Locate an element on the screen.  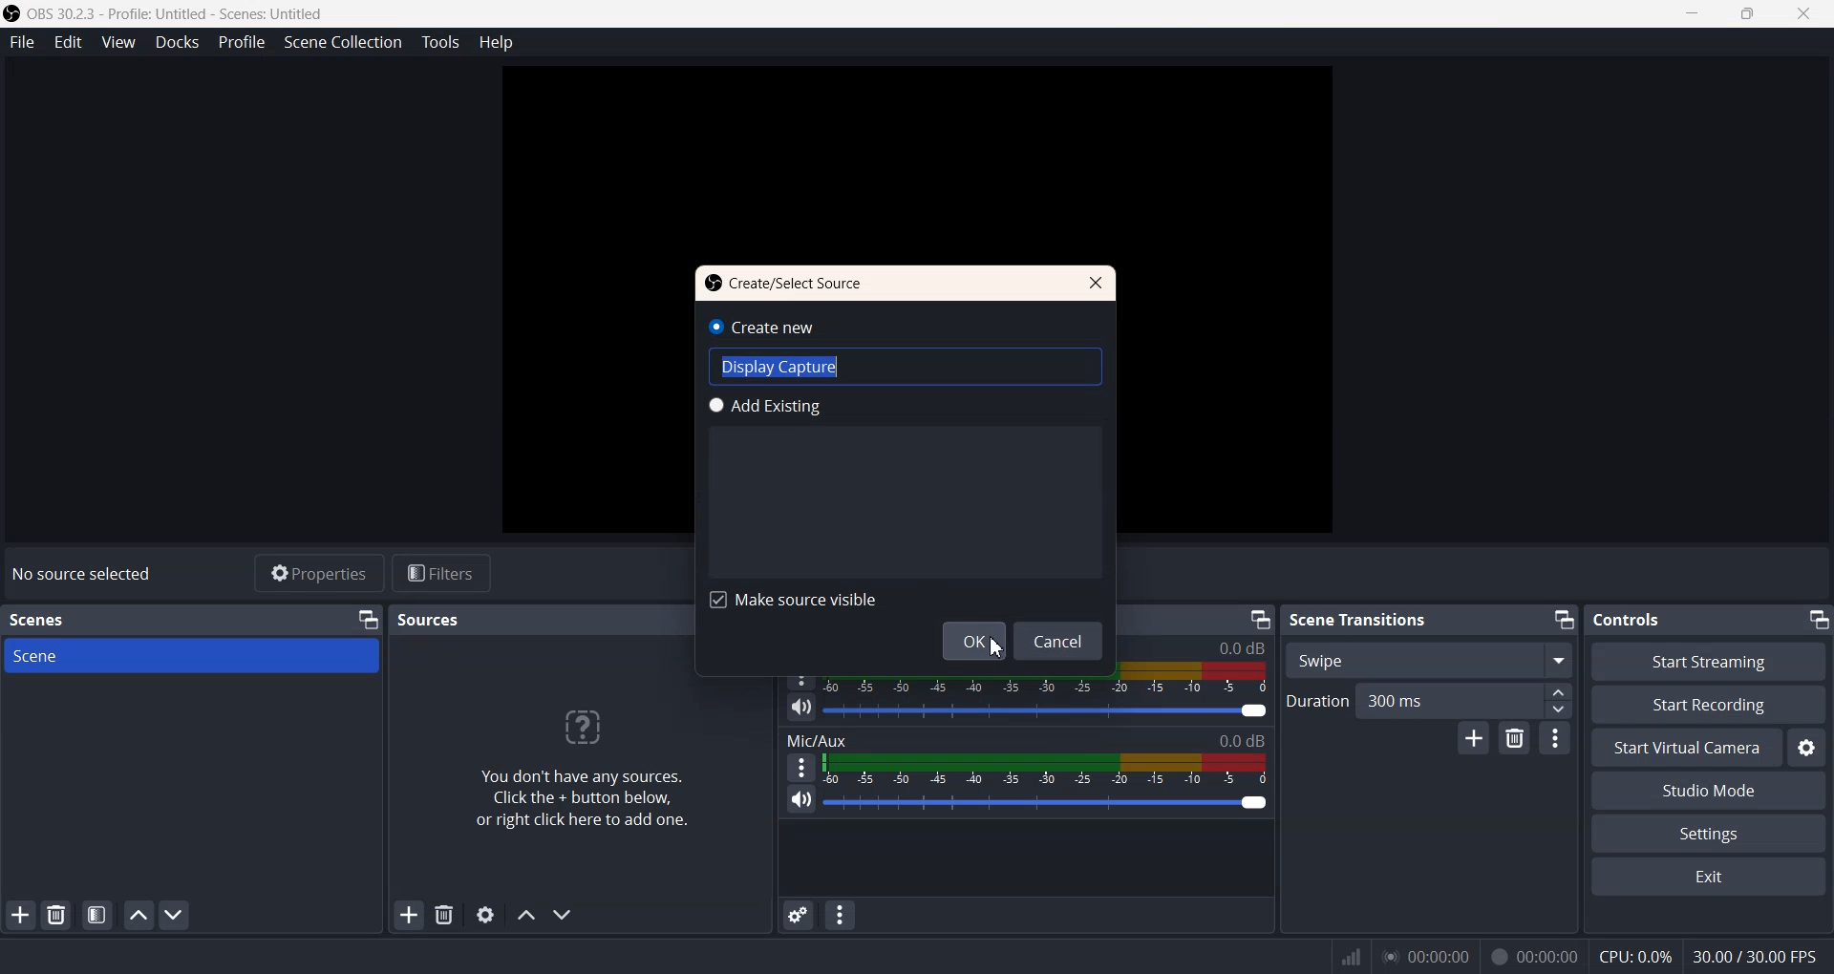
Scenes is located at coordinates (47, 619).